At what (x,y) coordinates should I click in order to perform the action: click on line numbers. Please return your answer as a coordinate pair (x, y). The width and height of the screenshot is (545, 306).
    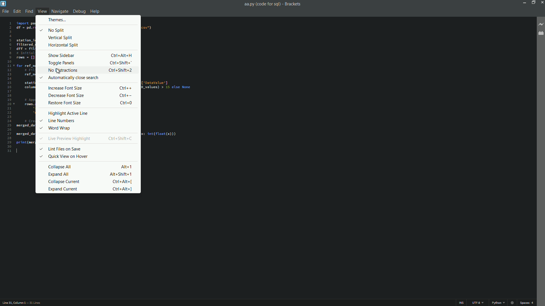
    Looking at the image, I should click on (8, 87).